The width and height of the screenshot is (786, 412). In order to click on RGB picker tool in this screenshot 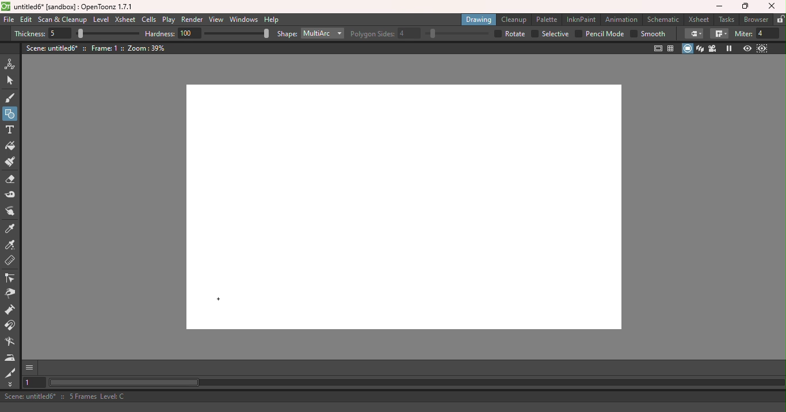, I will do `click(11, 245)`.